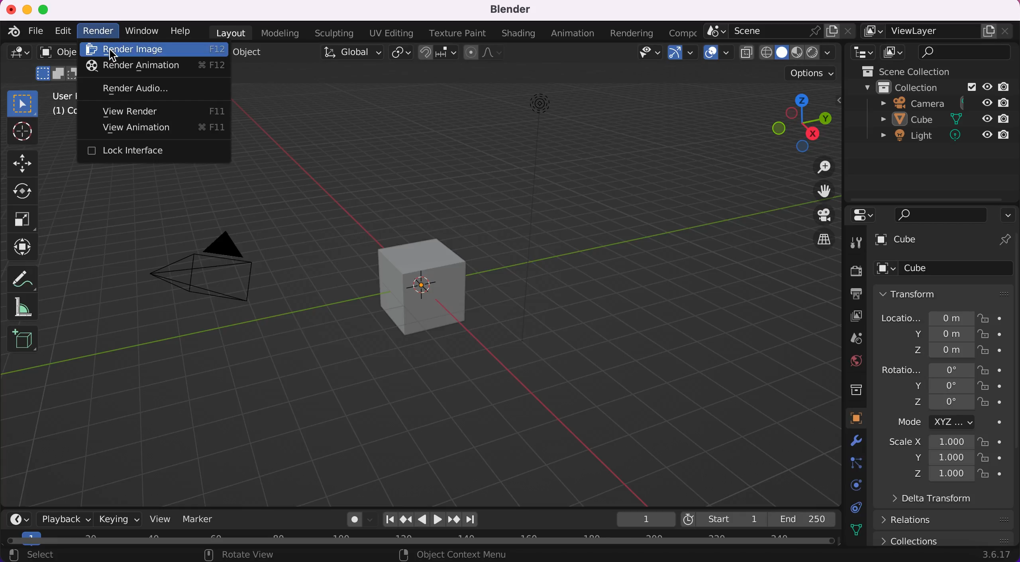 This screenshot has width=1020, height=562. Describe the element at coordinates (910, 104) in the screenshot. I see `camera` at that location.